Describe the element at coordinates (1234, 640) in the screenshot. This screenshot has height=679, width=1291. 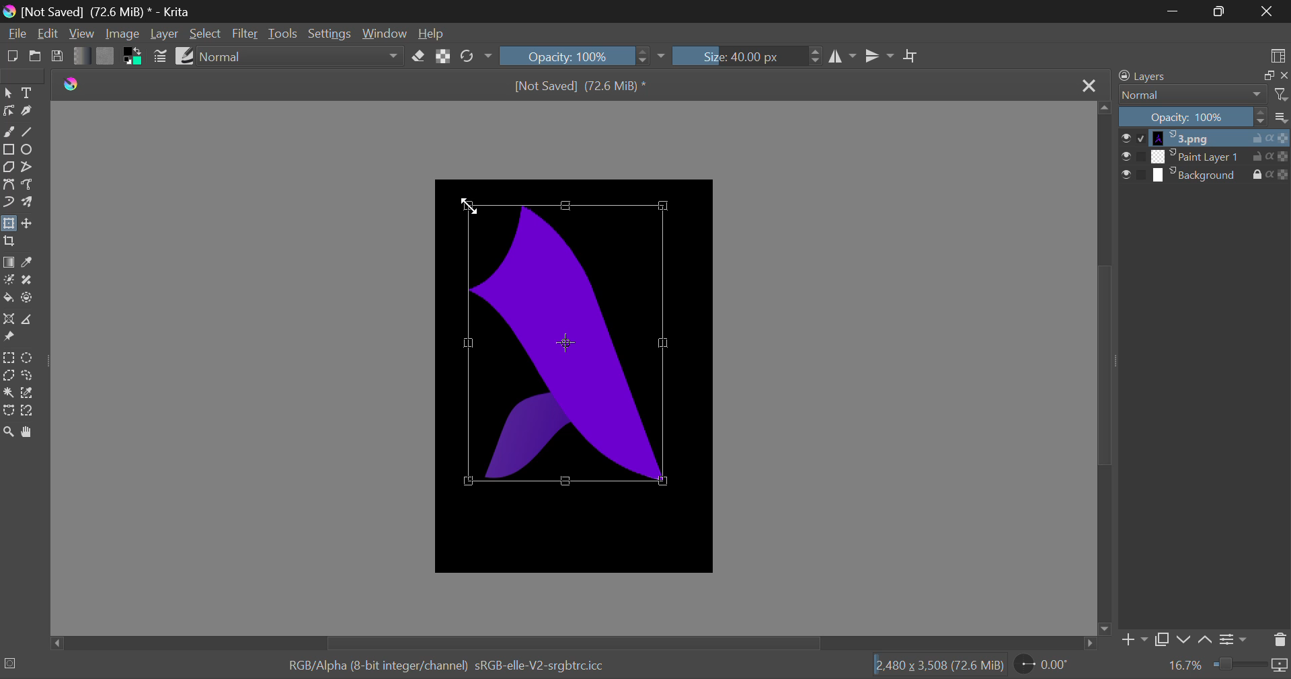
I see `Settings` at that location.